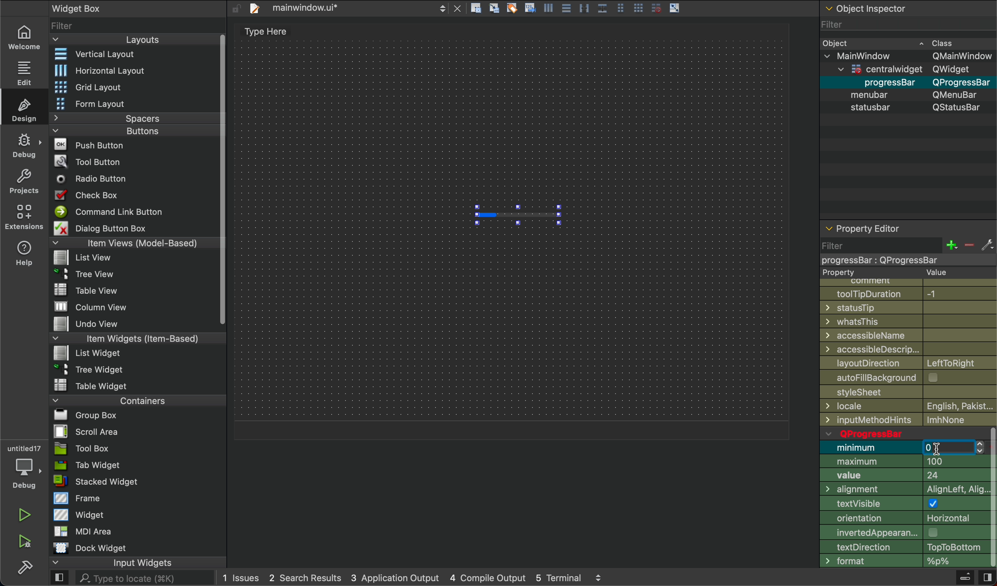  What do you see at coordinates (94, 161) in the screenshot?
I see `Tool Button` at bounding box center [94, 161].